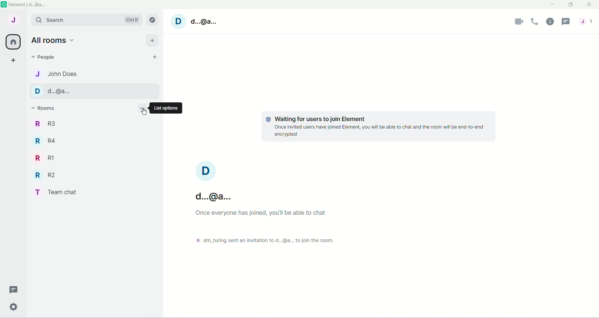 This screenshot has height=318, width=599. I want to click on tracking logo, so click(267, 119).